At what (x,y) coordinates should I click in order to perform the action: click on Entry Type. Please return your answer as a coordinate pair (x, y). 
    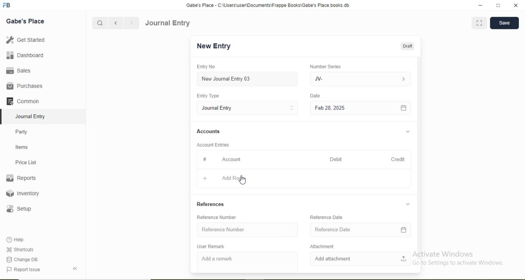
    Looking at the image, I should click on (207, 96).